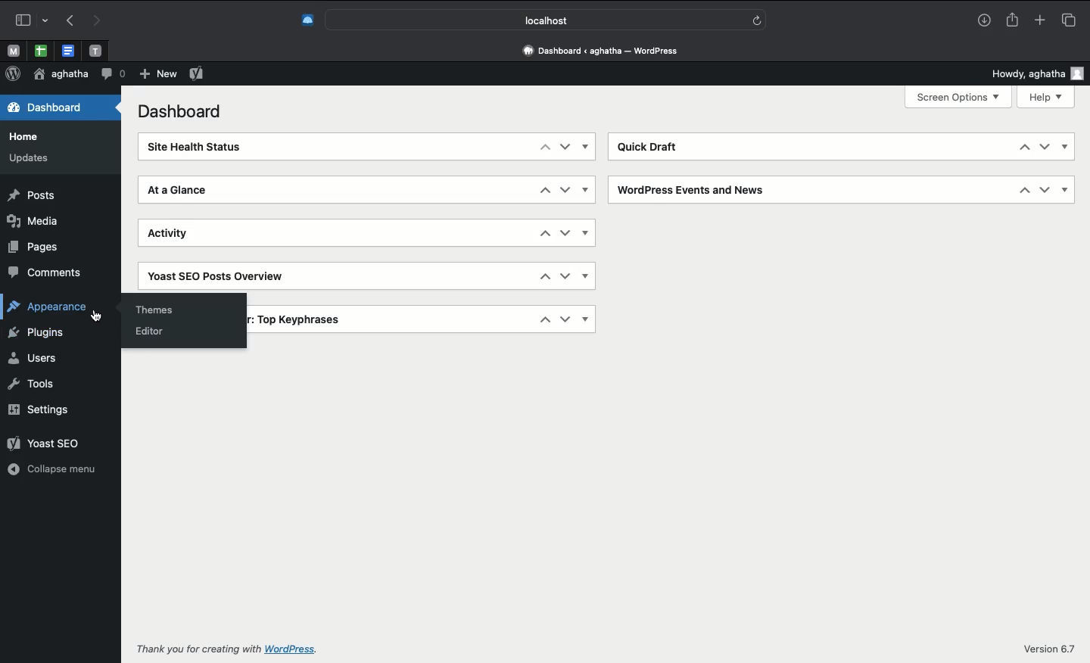 The height and width of the screenshot is (663, 1090). I want to click on Up, so click(544, 276).